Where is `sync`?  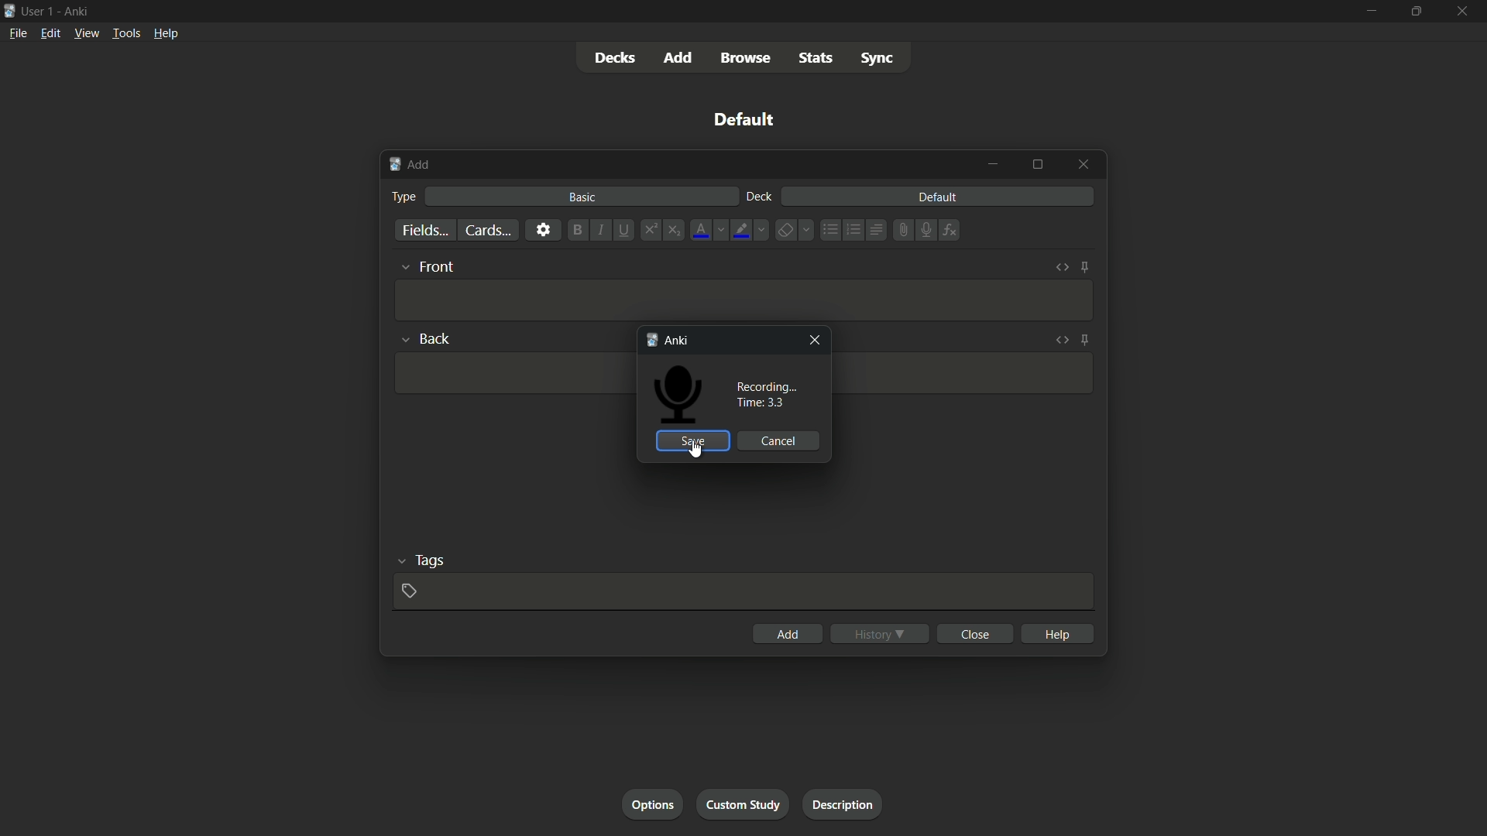
sync is located at coordinates (877, 60).